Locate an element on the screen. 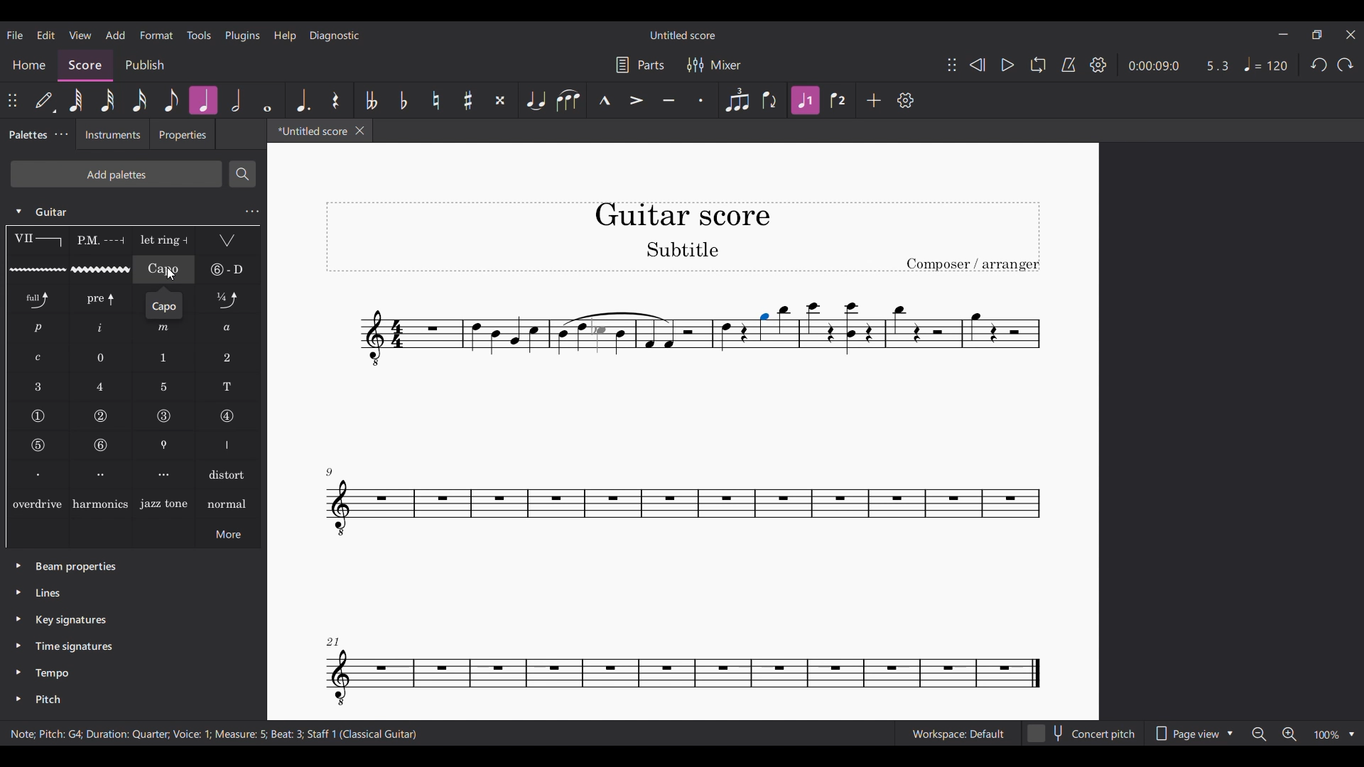  Guitar vibrato wide is located at coordinates (101, 269).